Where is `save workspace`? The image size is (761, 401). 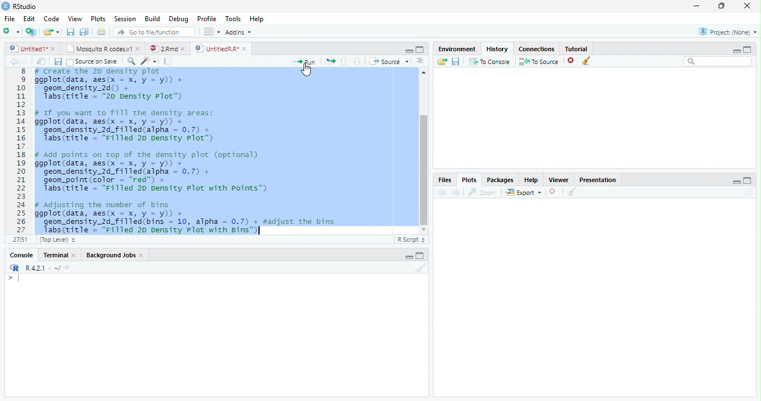
save workspace is located at coordinates (457, 62).